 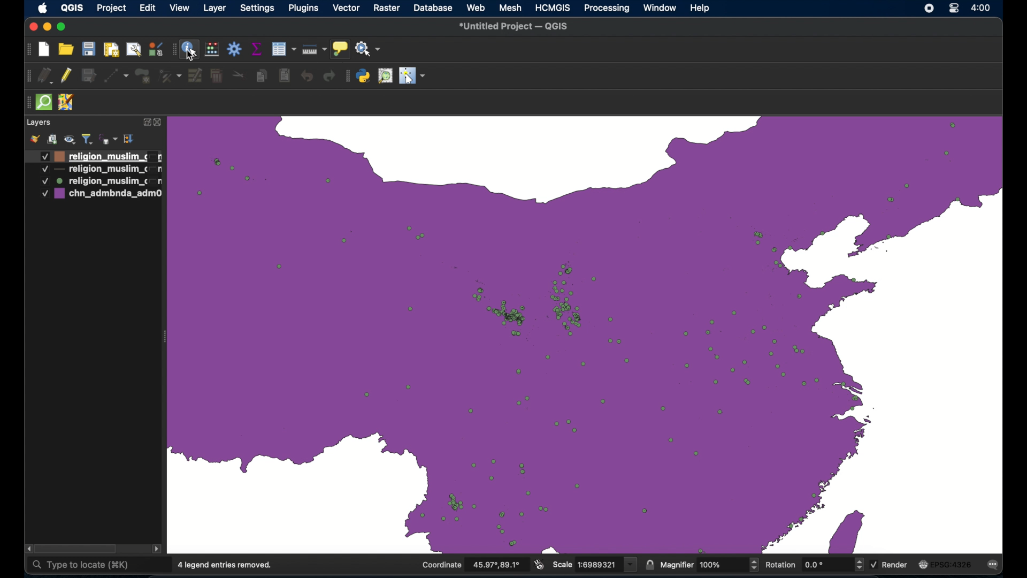 What do you see at coordinates (553, 8) in the screenshot?
I see `HCMGIS` at bounding box center [553, 8].